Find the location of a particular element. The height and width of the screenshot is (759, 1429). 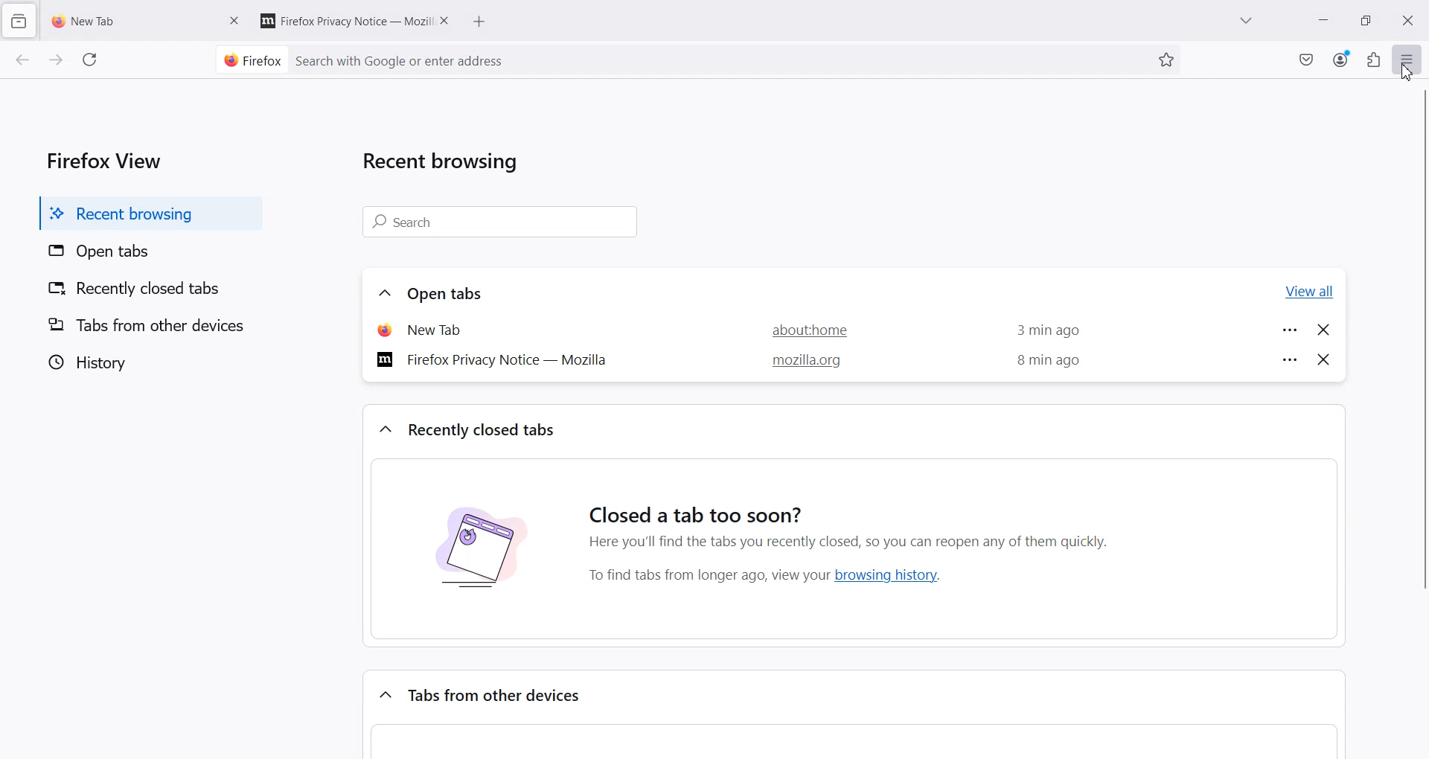

Search with google or enter address is located at coordinates (719, 60).